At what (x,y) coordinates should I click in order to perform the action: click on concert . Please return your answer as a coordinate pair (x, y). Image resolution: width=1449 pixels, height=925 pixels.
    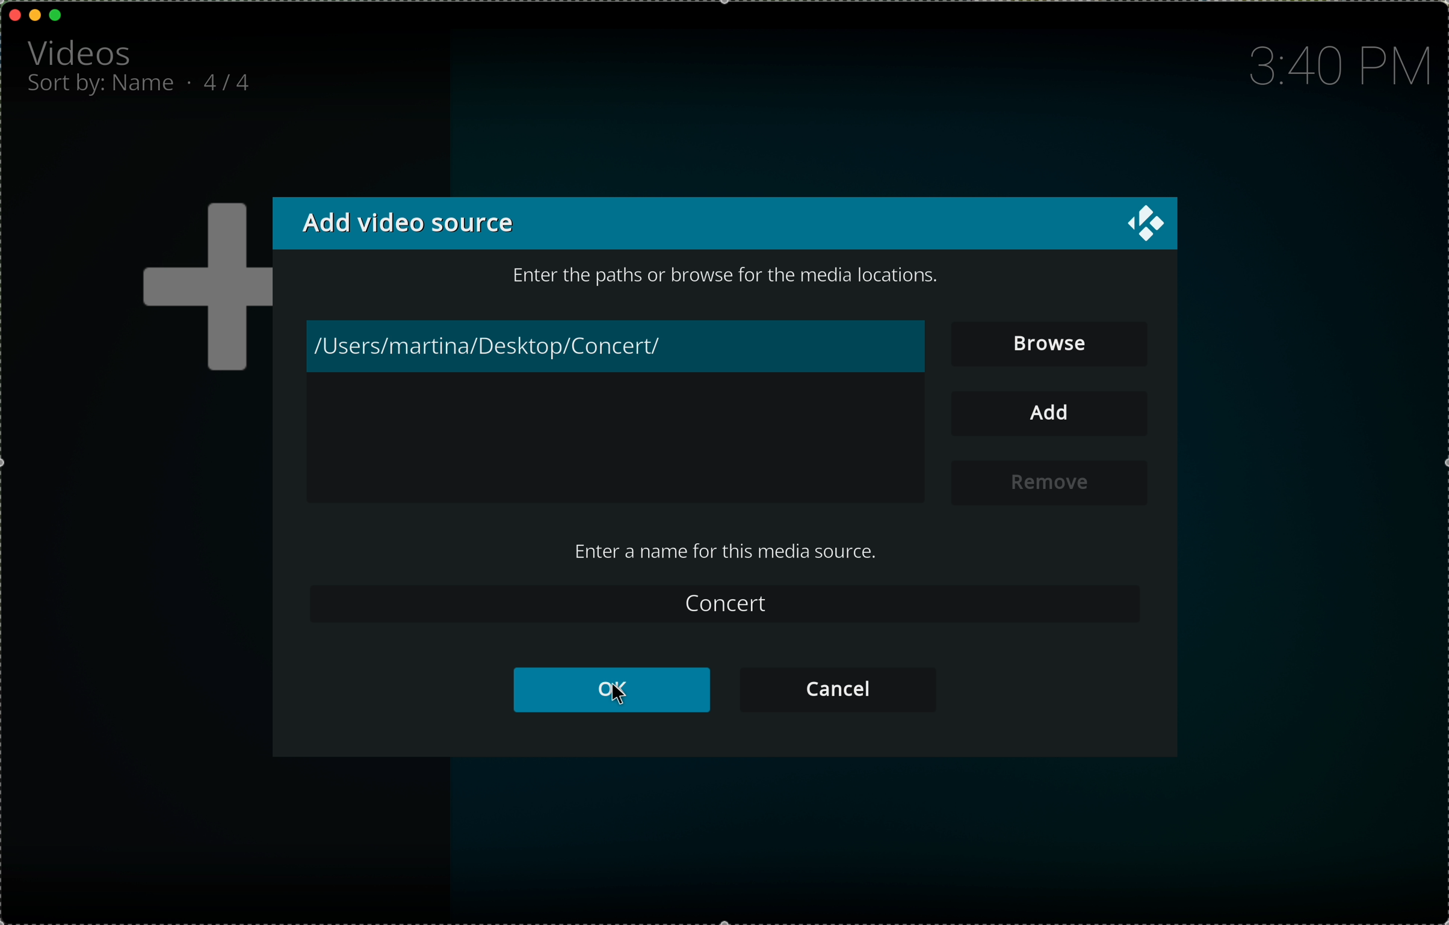
    Looking at the image, I should click on (724, 605).